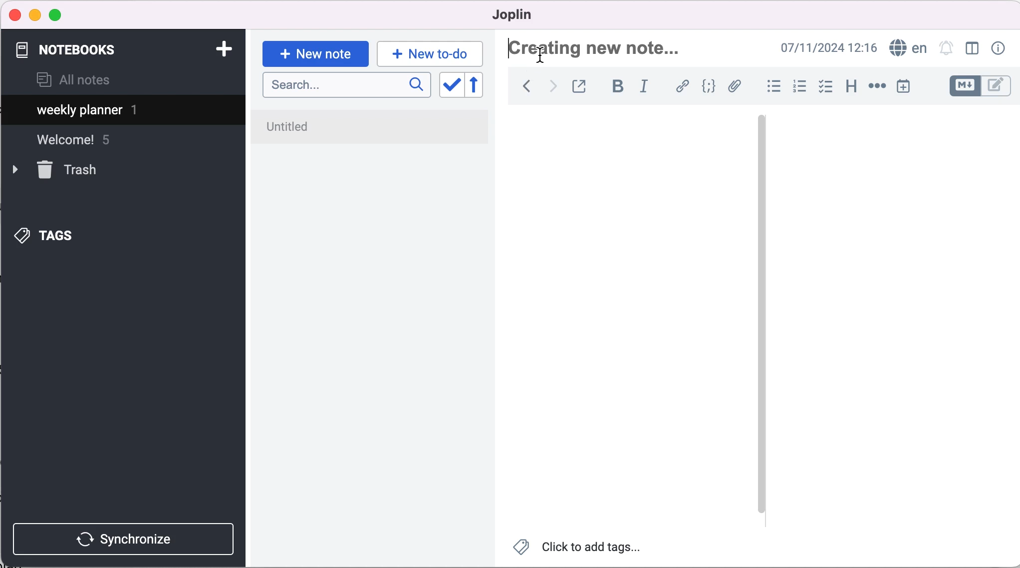 The width and height of the screenshot is (1020, 568). What do you see at coordinates (541, 56) in the screenshot?
I see `cursor` at bounding box center [541, 56].